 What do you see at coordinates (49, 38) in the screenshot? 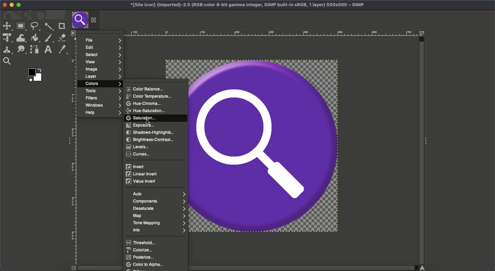
I see `Paint` at bounding box center [49, 38].